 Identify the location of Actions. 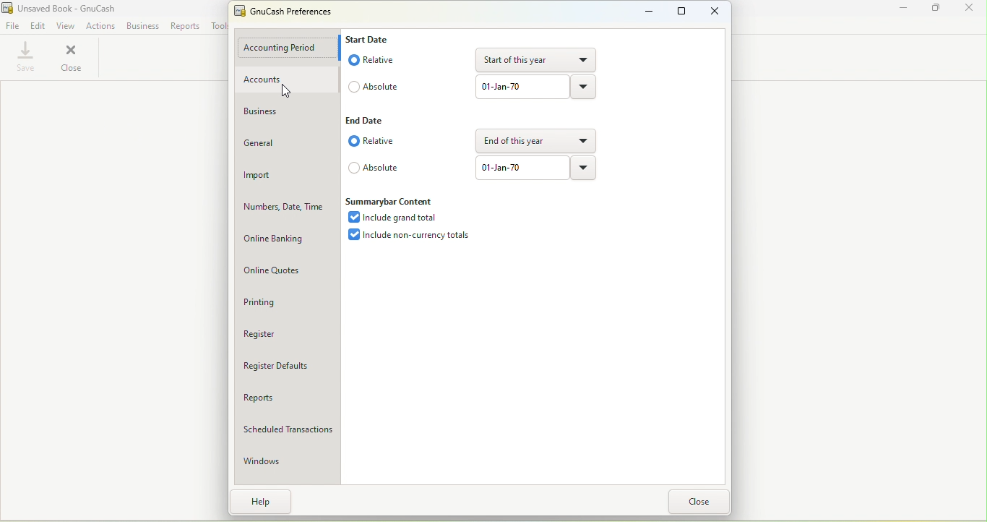
(100, 25).